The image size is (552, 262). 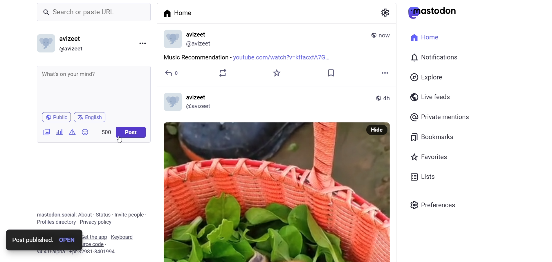 What do you see at coordinates (387, 14) in the screenshot?
I see `setting` at bounding box center [387, 14].